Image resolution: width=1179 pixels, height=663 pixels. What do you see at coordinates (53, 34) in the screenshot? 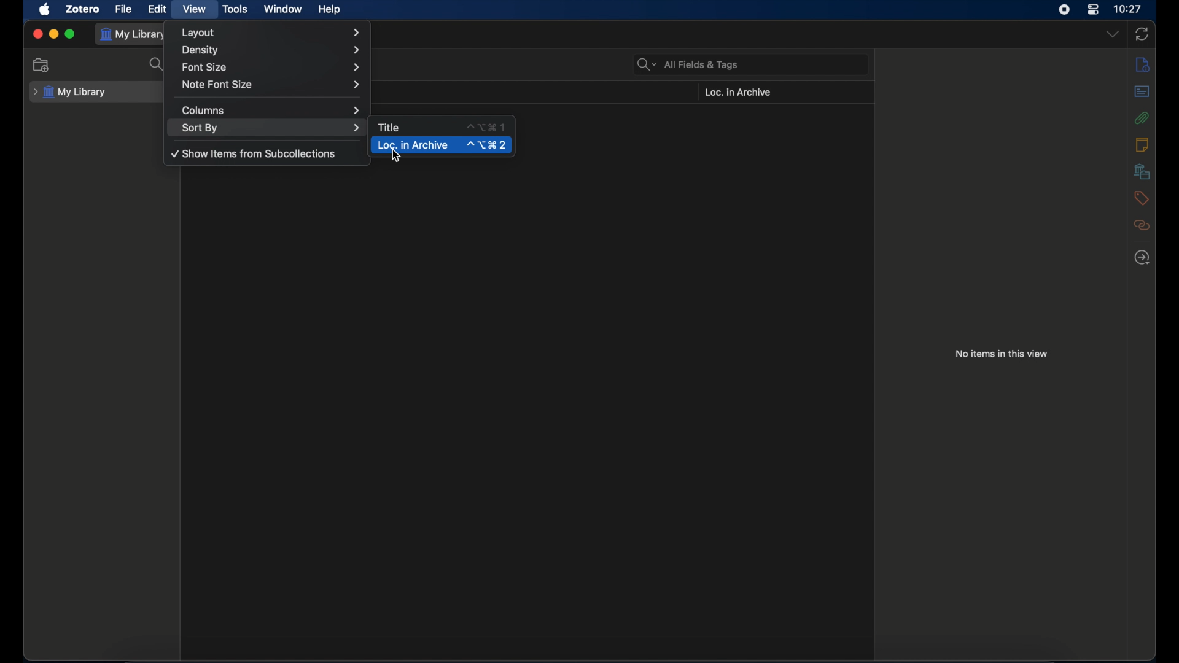
I see `minimize` at bounding box center [53, 34].